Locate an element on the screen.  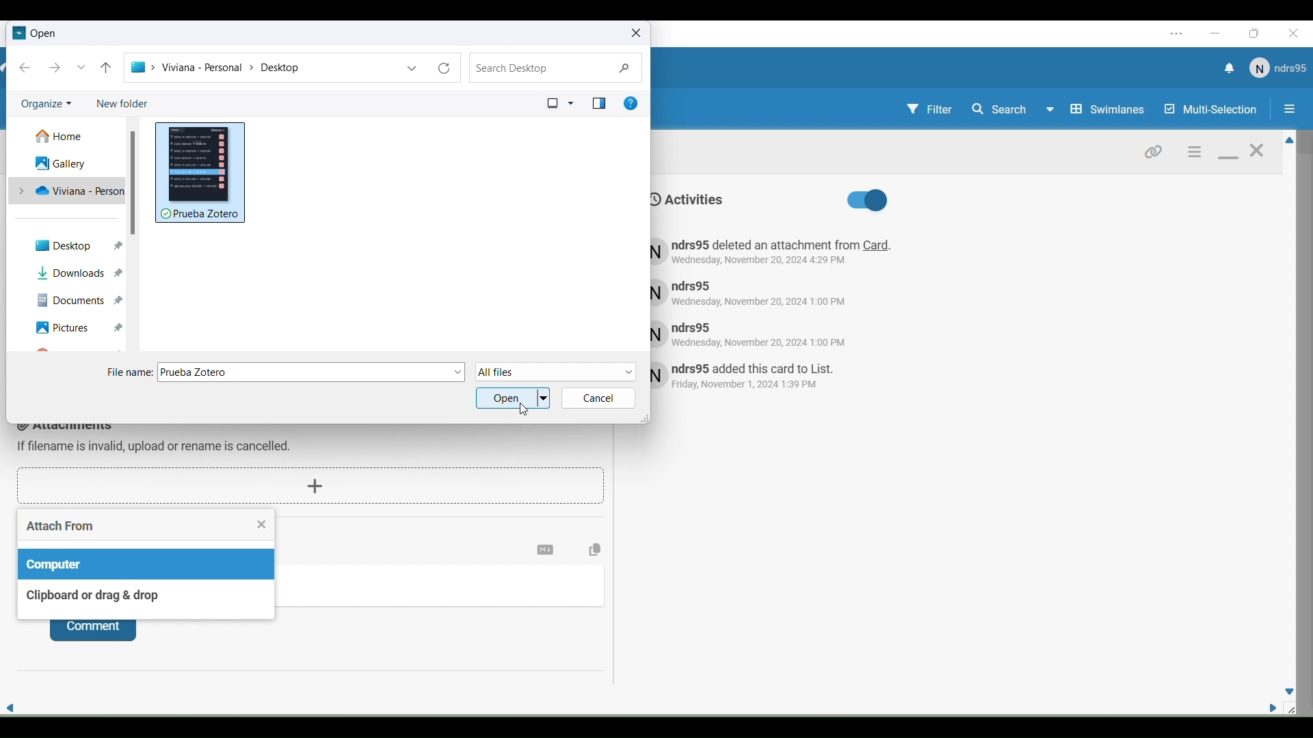
File Name is located at coordinates (313, 372).